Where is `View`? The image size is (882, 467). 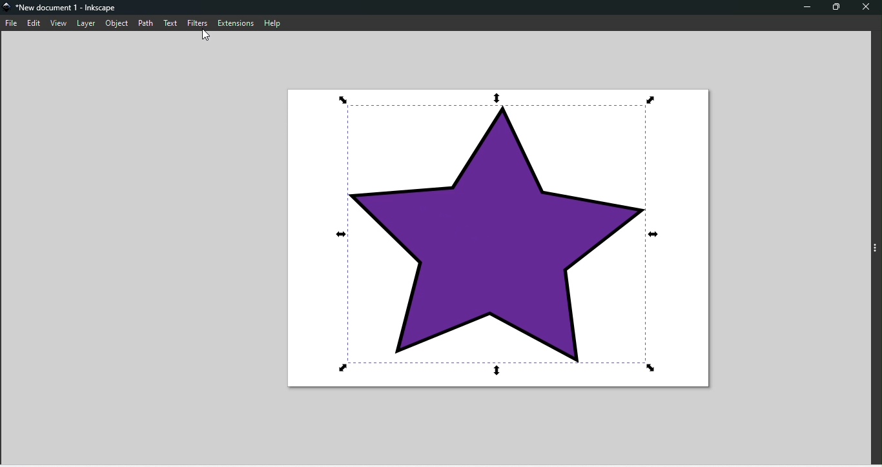
View is located at coordinates (61, 23).